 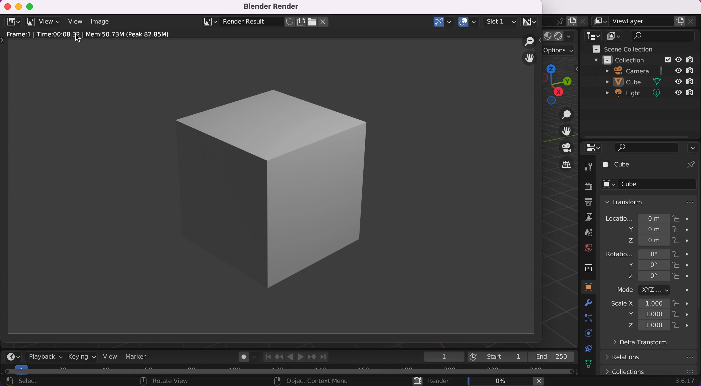 What do you see at coordinates (584, 318) in the screenshot?
I see `particles` at bounding box center [584, 318].